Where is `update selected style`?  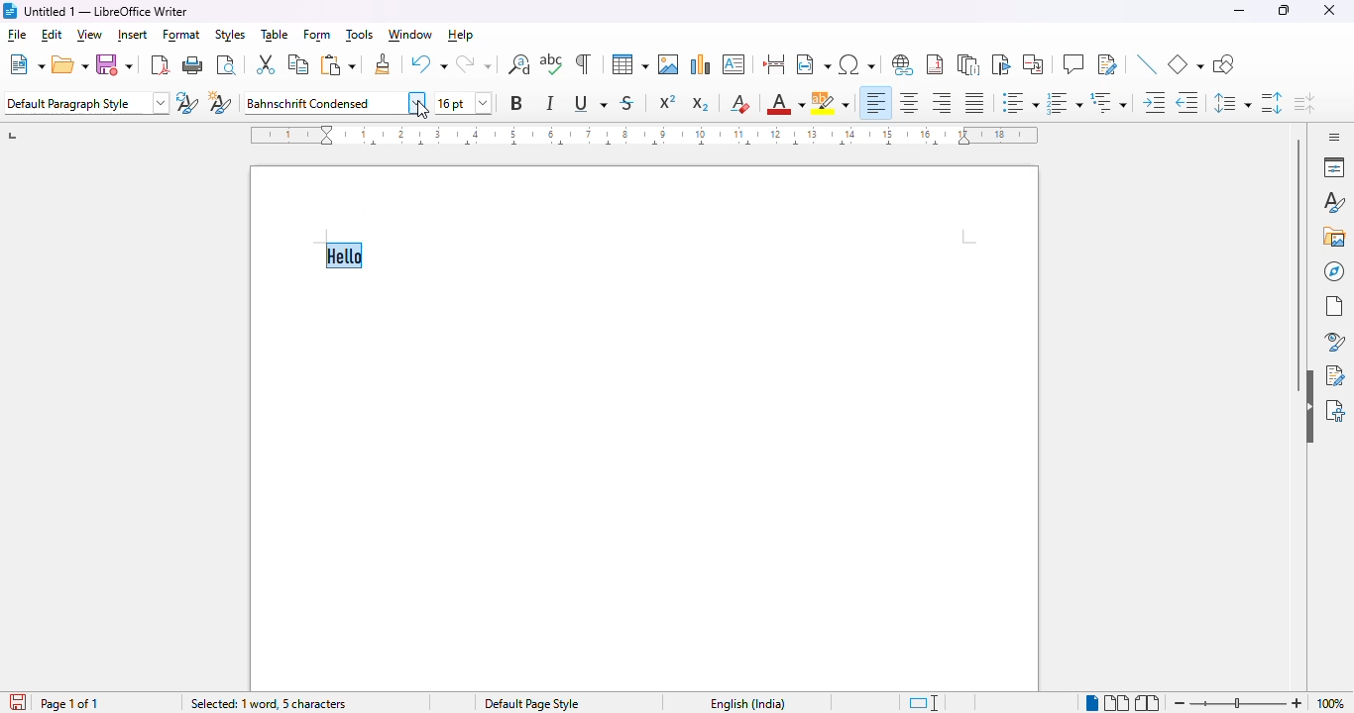 update selected style is located at coordinates (188, 103).